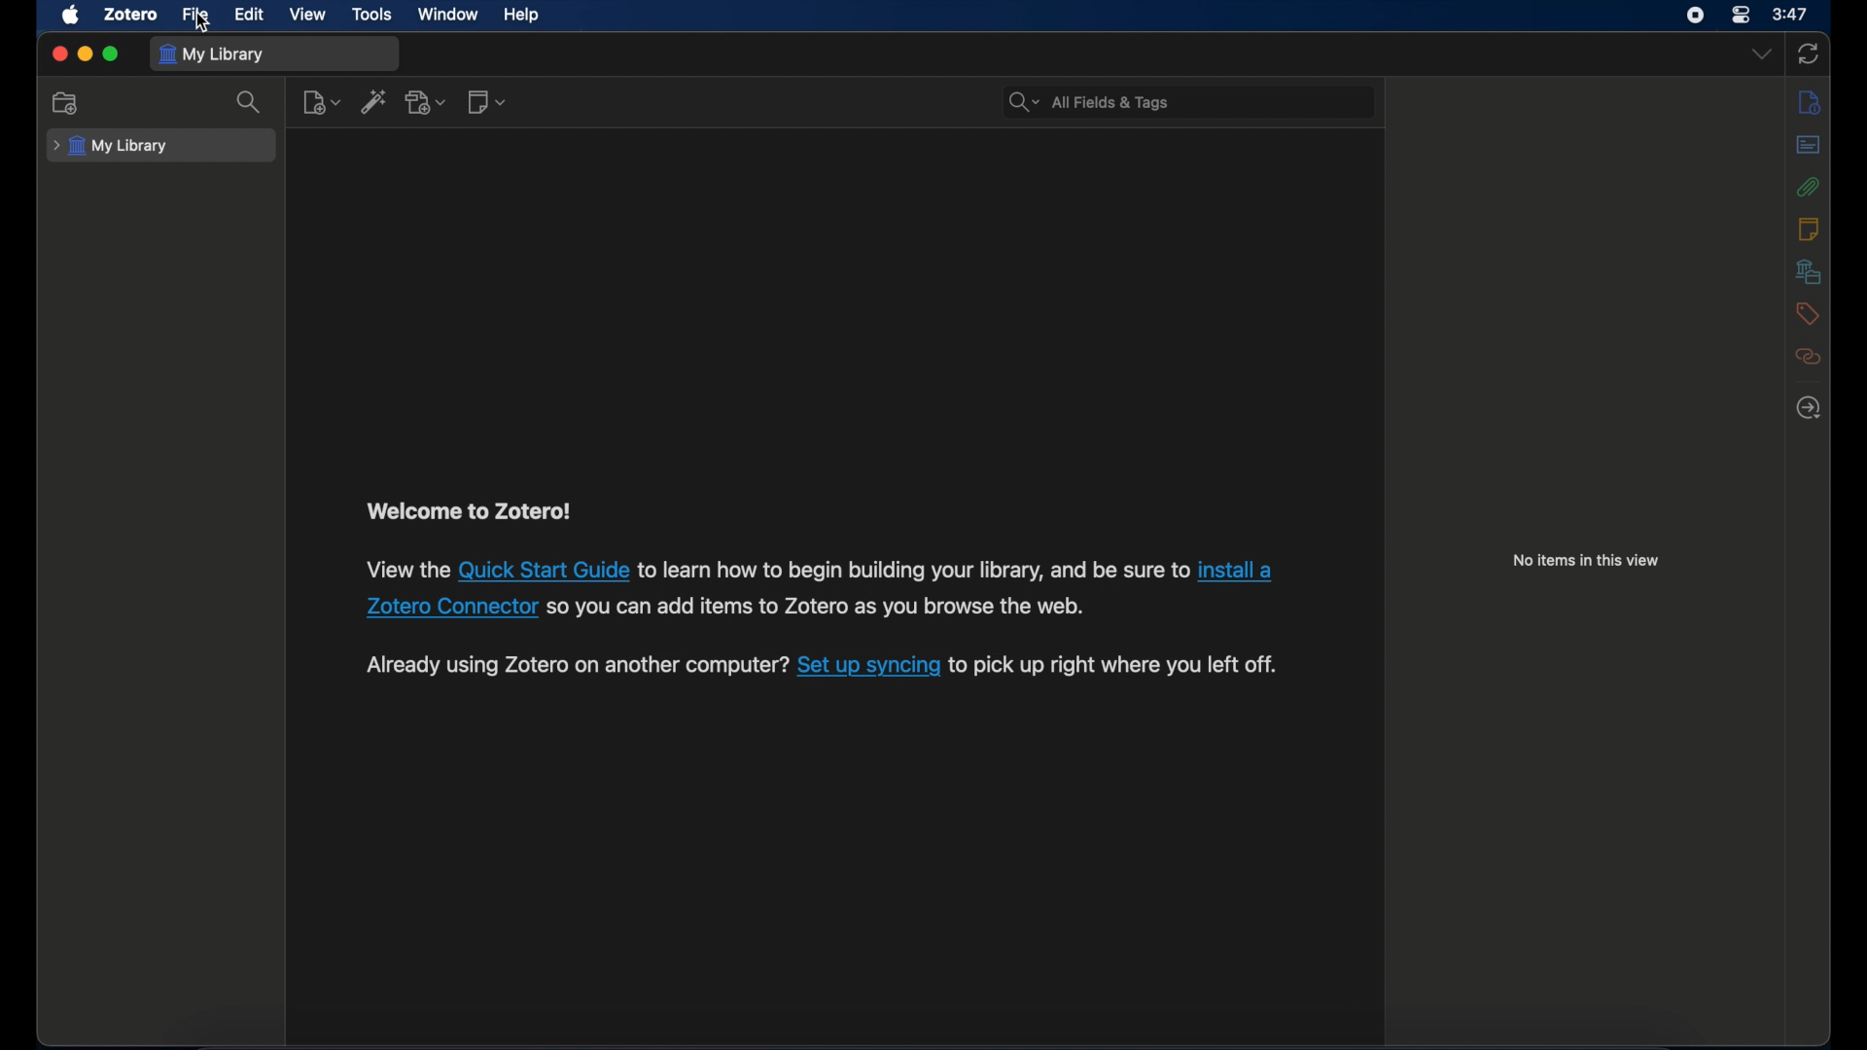 This screenshot has width=1867, height=1050. Describe the element at coordinates (1810, 187) in the screenshot. I see `attachments` at that location.